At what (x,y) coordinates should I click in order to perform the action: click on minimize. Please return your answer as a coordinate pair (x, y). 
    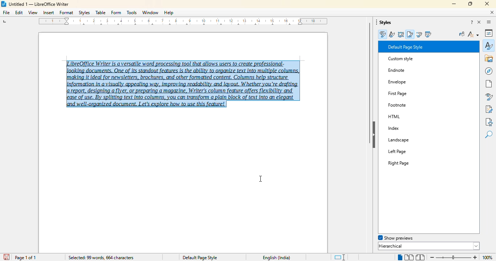
    Looking at the image, I should click on (454, 4).